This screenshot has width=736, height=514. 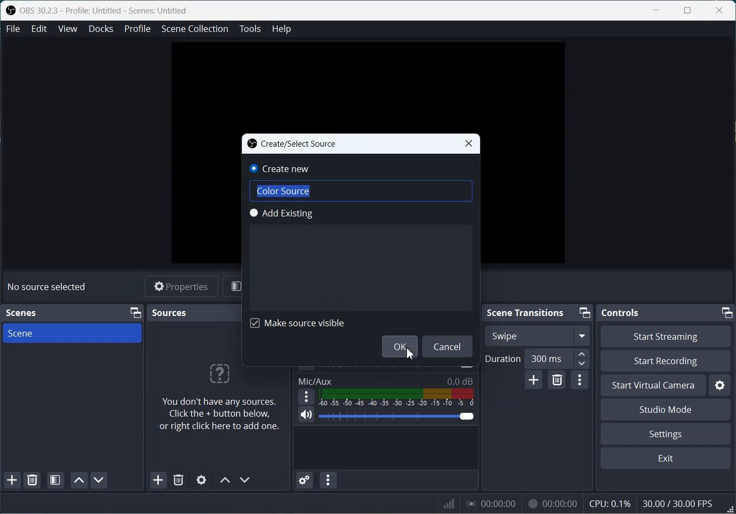 I want to click on Tools, so click(x=251, y=29).